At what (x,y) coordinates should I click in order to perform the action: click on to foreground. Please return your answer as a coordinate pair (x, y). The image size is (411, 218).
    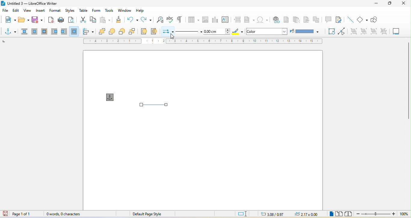
    Looking at the image, I should click on (144, 31).